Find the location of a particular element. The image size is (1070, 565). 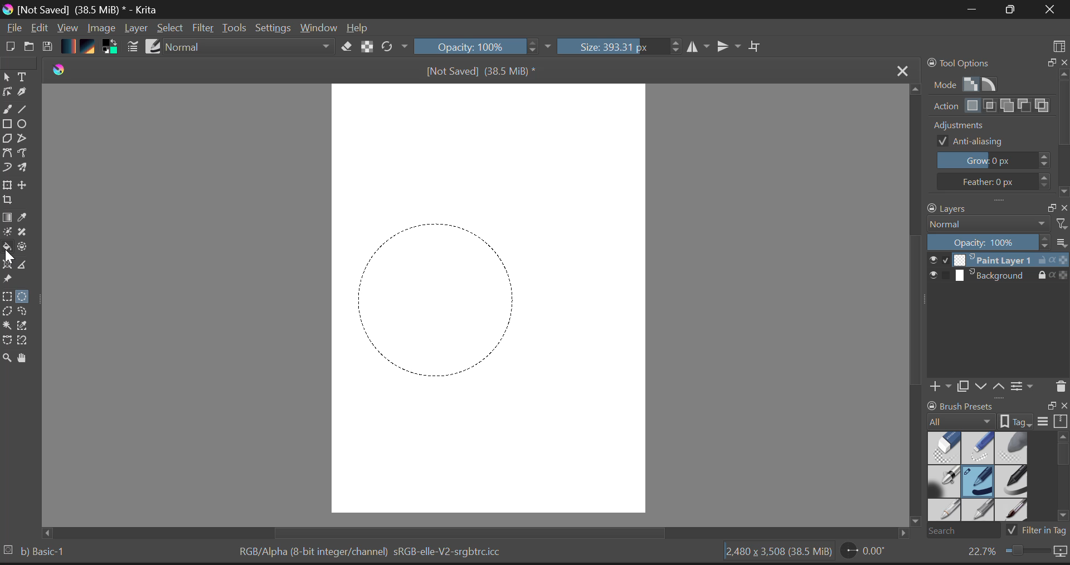

Vertical Mirror Flip is located at coordinates (699, 47).